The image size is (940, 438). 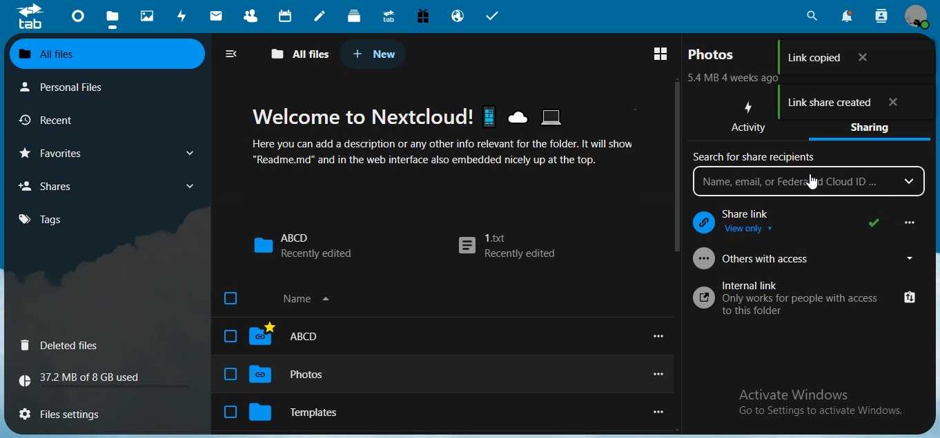 What do you see at coordinates (48, 219) in the screenshot?
I see `tags` at bounding box center [48, 219].